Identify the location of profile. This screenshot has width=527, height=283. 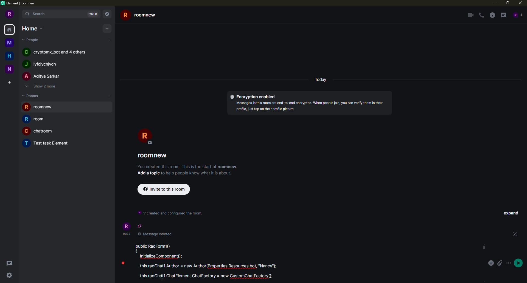
(10, 14).